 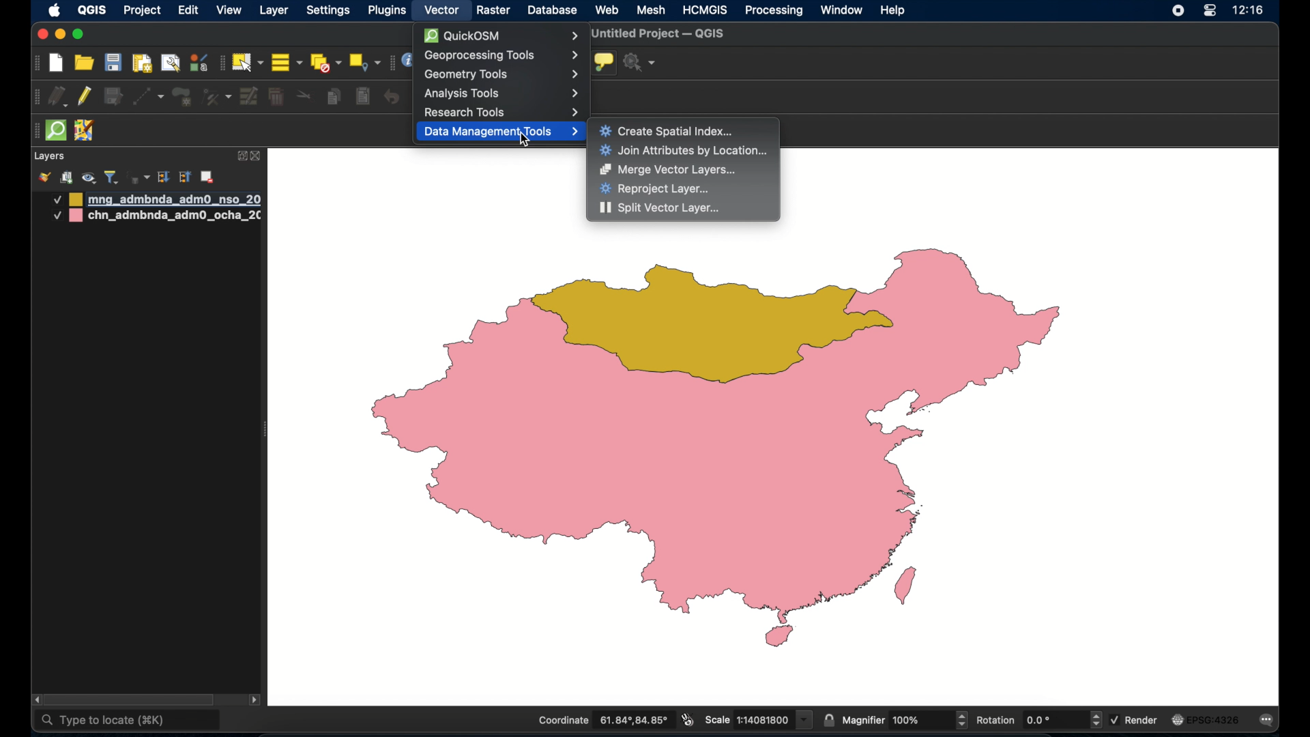 What do you see at coordinates (143, 12) in the screenshot?
I see `project` at bounding box center [143, 12].